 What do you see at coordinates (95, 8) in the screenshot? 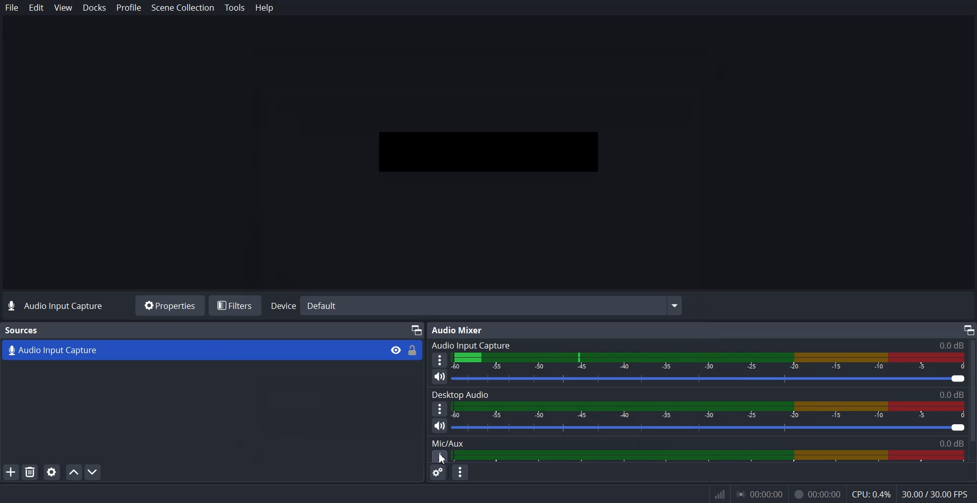
I see `Docks` at bounding box center [95, 8].